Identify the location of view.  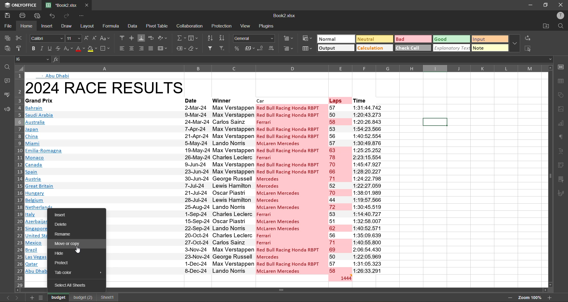
(247, 26).